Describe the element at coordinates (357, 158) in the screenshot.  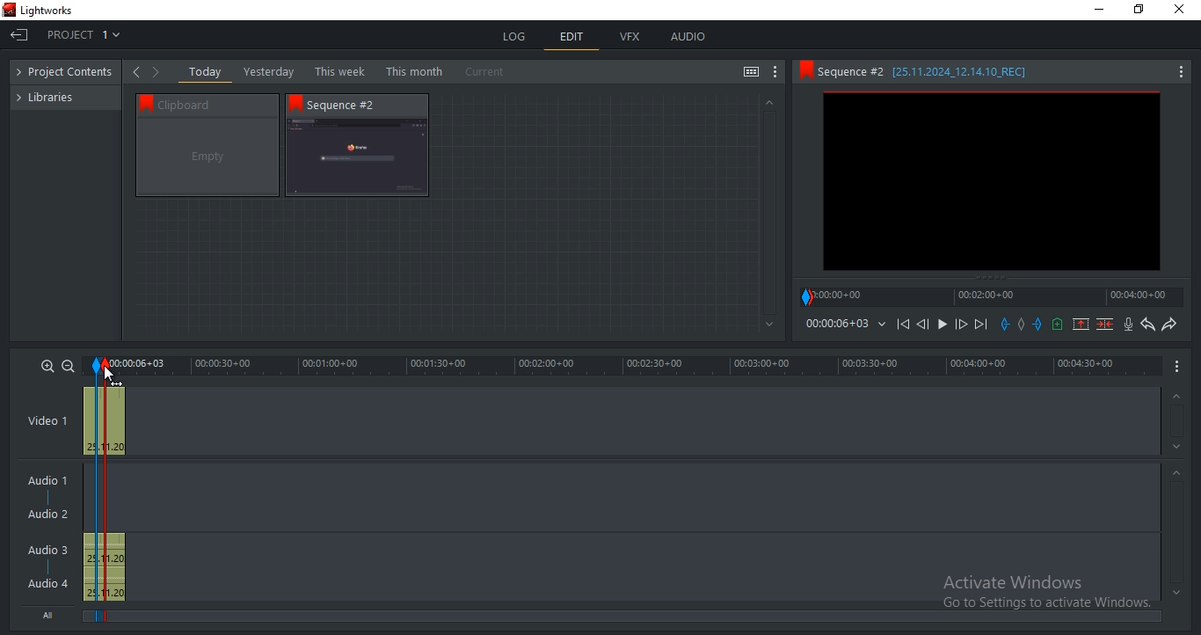
I see `sequence 2` at that location.